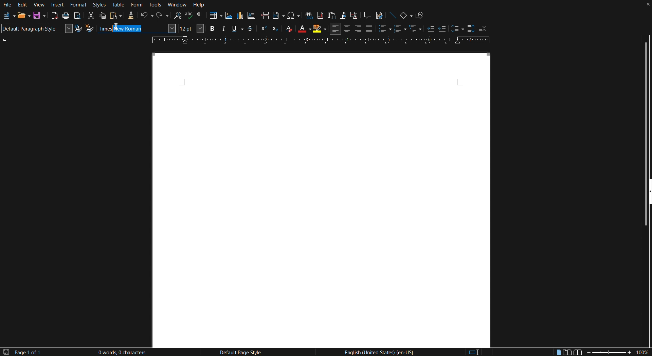  I want to click on Text Color, so click(304, 29).